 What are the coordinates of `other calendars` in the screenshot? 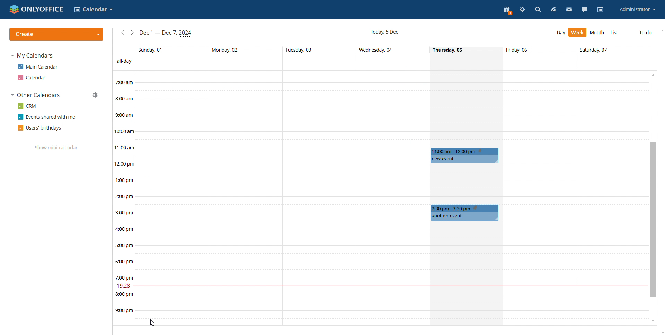 It's located at (35, 95).